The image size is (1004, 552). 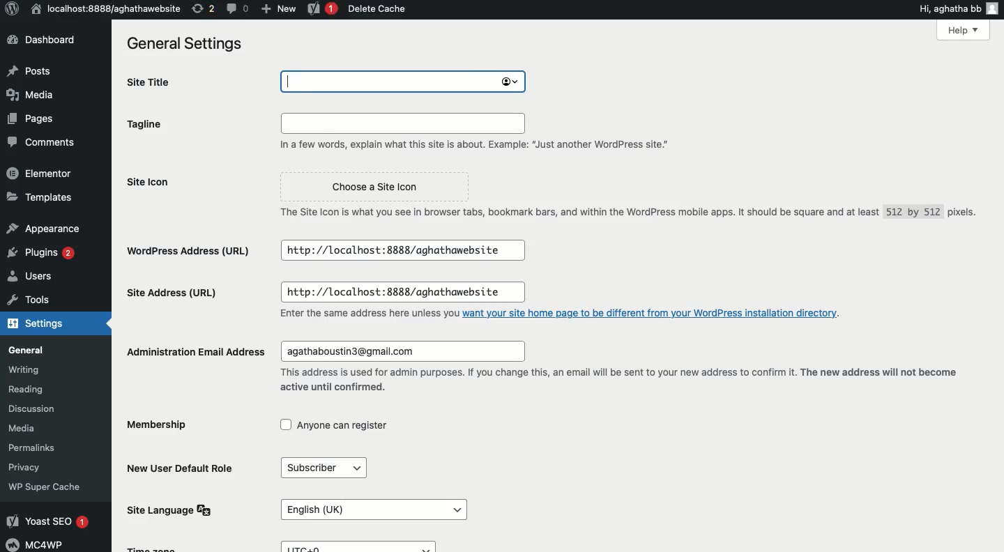 What do you see at coordinates (183, 467) in the screenshot?
I see `New user default role` at bounding box center [183, 467].